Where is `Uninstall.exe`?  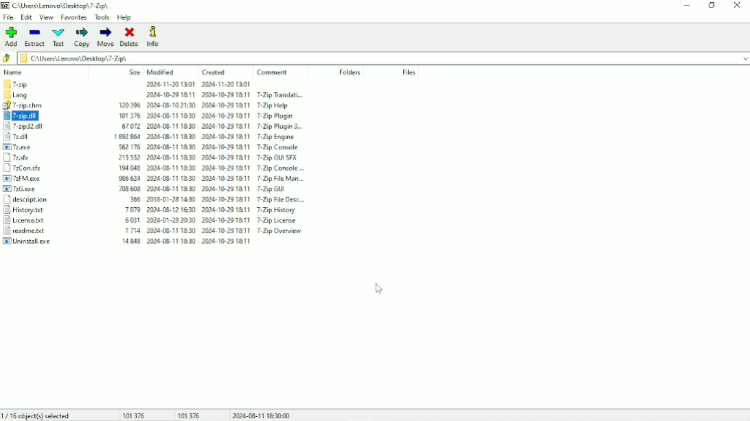 Uninstall.exe is located at coordinates (28, 242).